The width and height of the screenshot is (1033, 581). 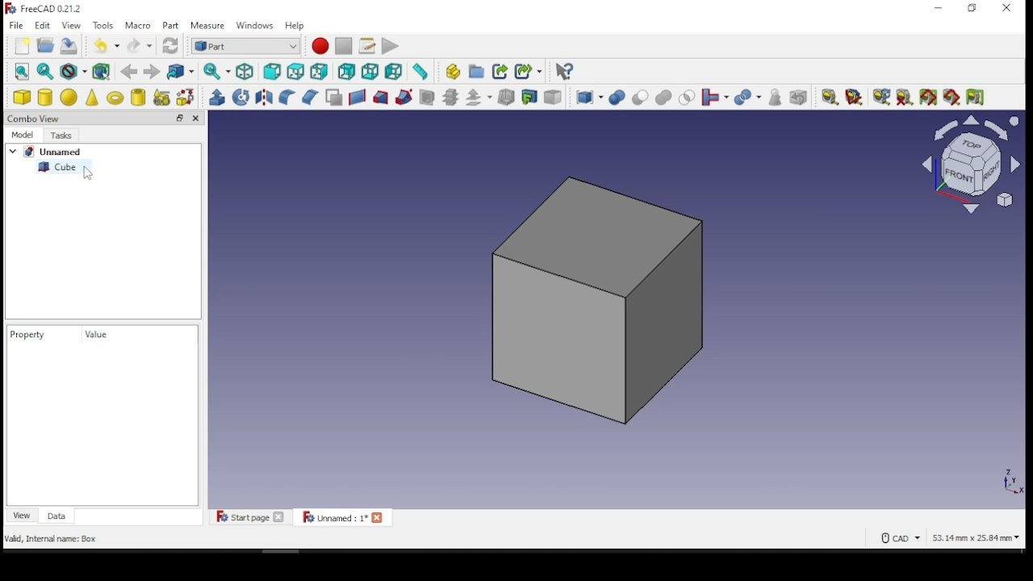 I want to click on close pane, so click(x=195, y=118).